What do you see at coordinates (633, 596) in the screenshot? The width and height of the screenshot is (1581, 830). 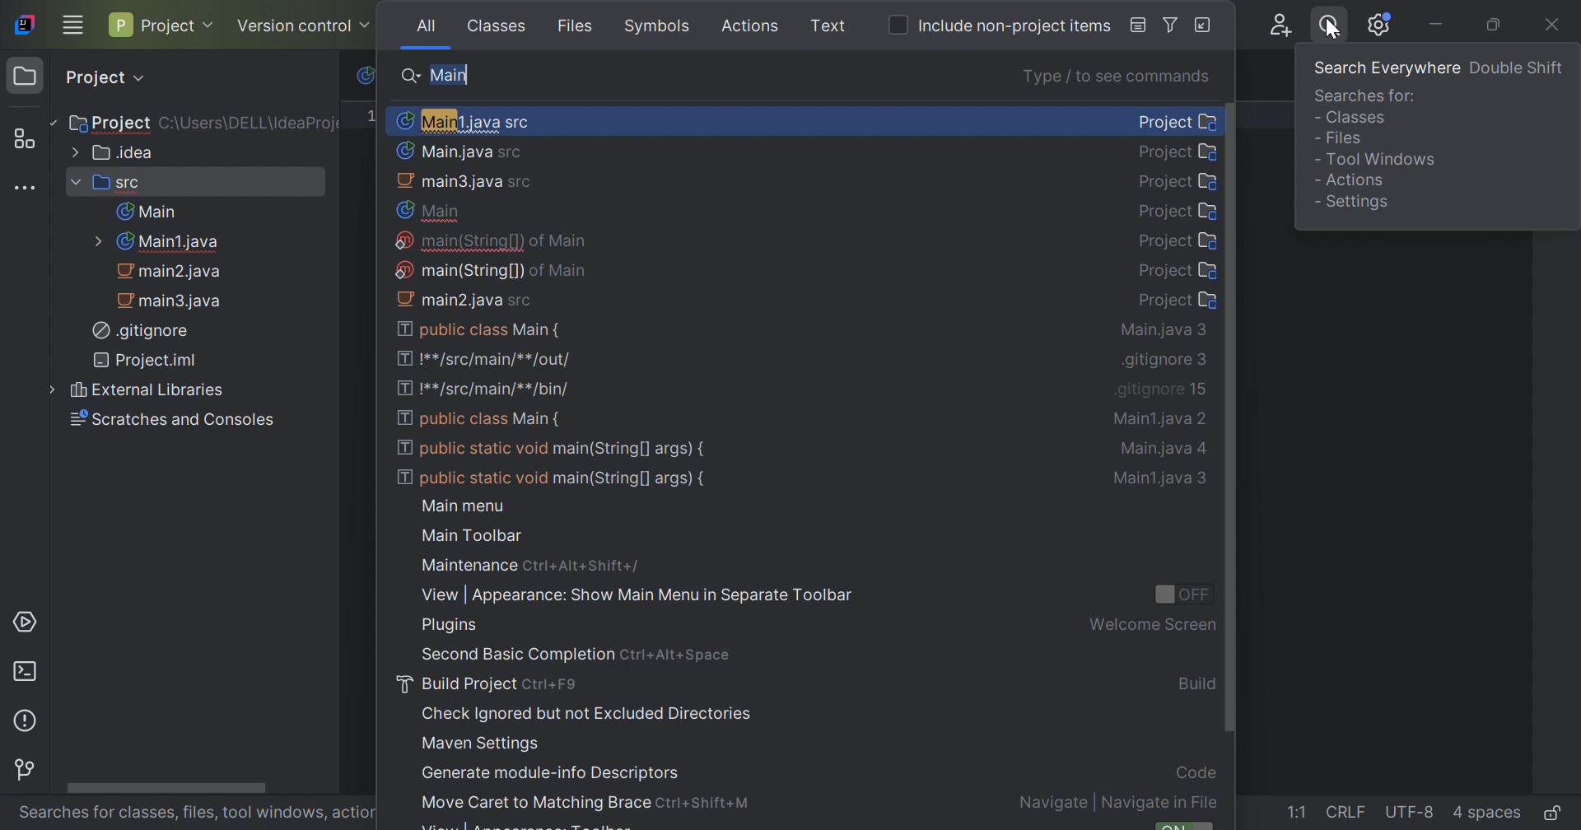 I see `View | Appearance: Show Main Menu in Separate Toolbar` at bounding box center [633, 596].